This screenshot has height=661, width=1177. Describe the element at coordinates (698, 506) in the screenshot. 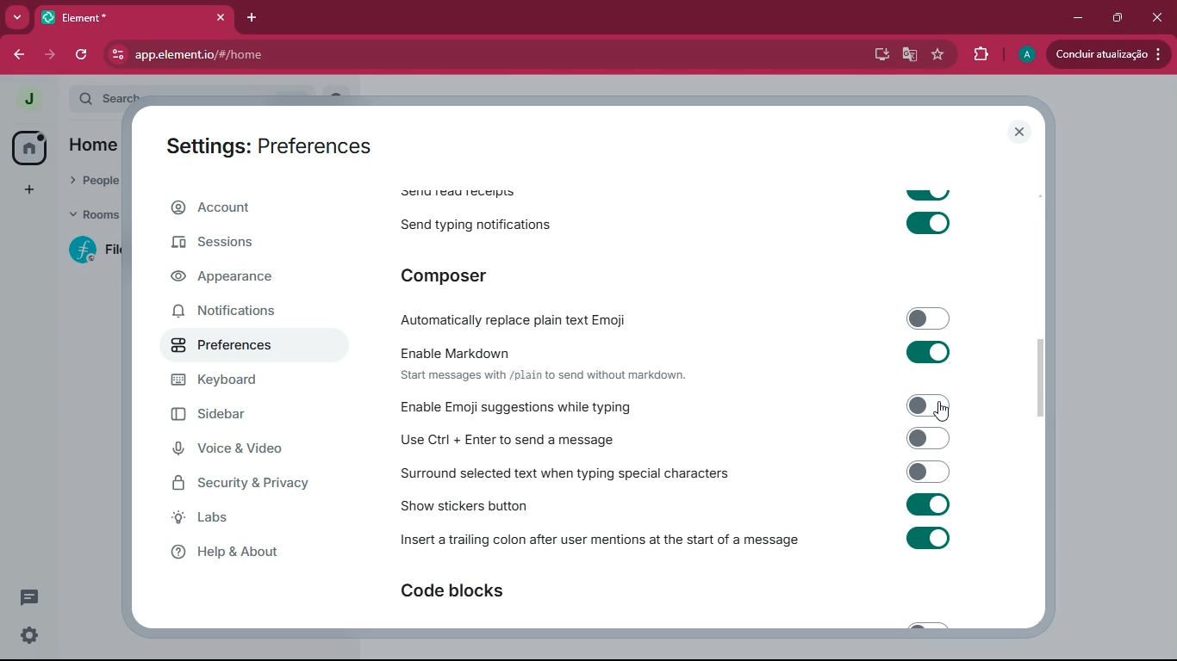

I see `show stickers` at that location.